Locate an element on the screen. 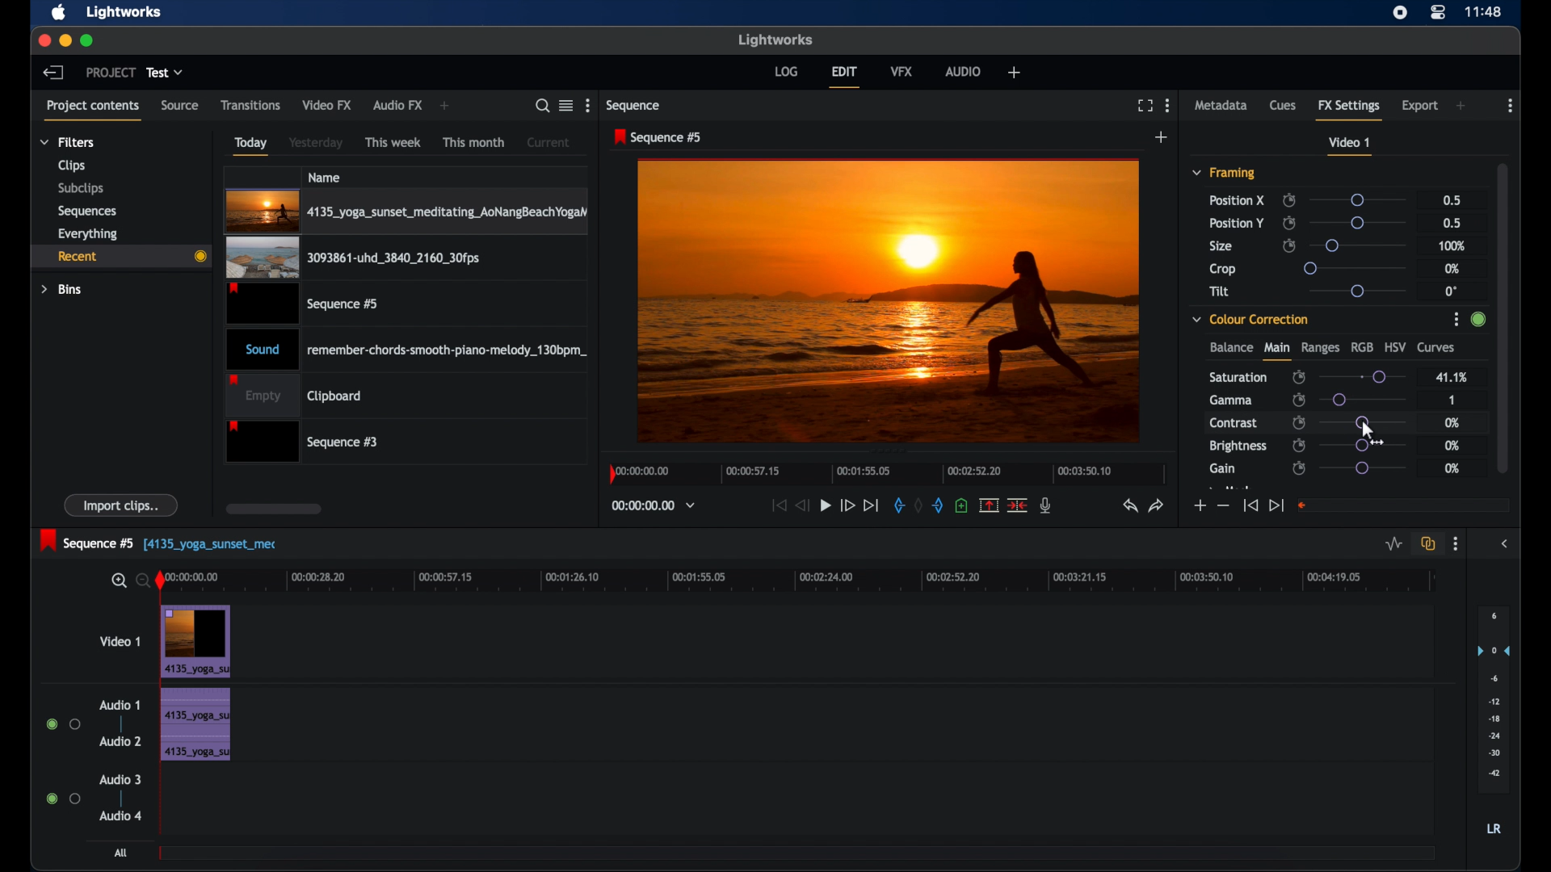 The height and width of the screenshot is (872, 1551). More Options is located at coordinates (1458, 321).